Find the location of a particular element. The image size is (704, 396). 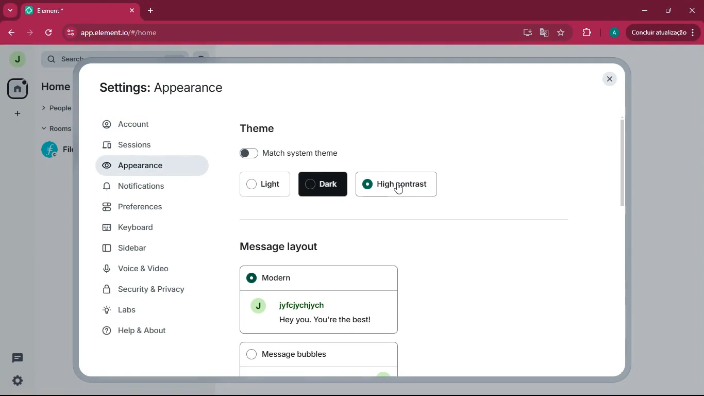

more is located at coordinates (16, 114).